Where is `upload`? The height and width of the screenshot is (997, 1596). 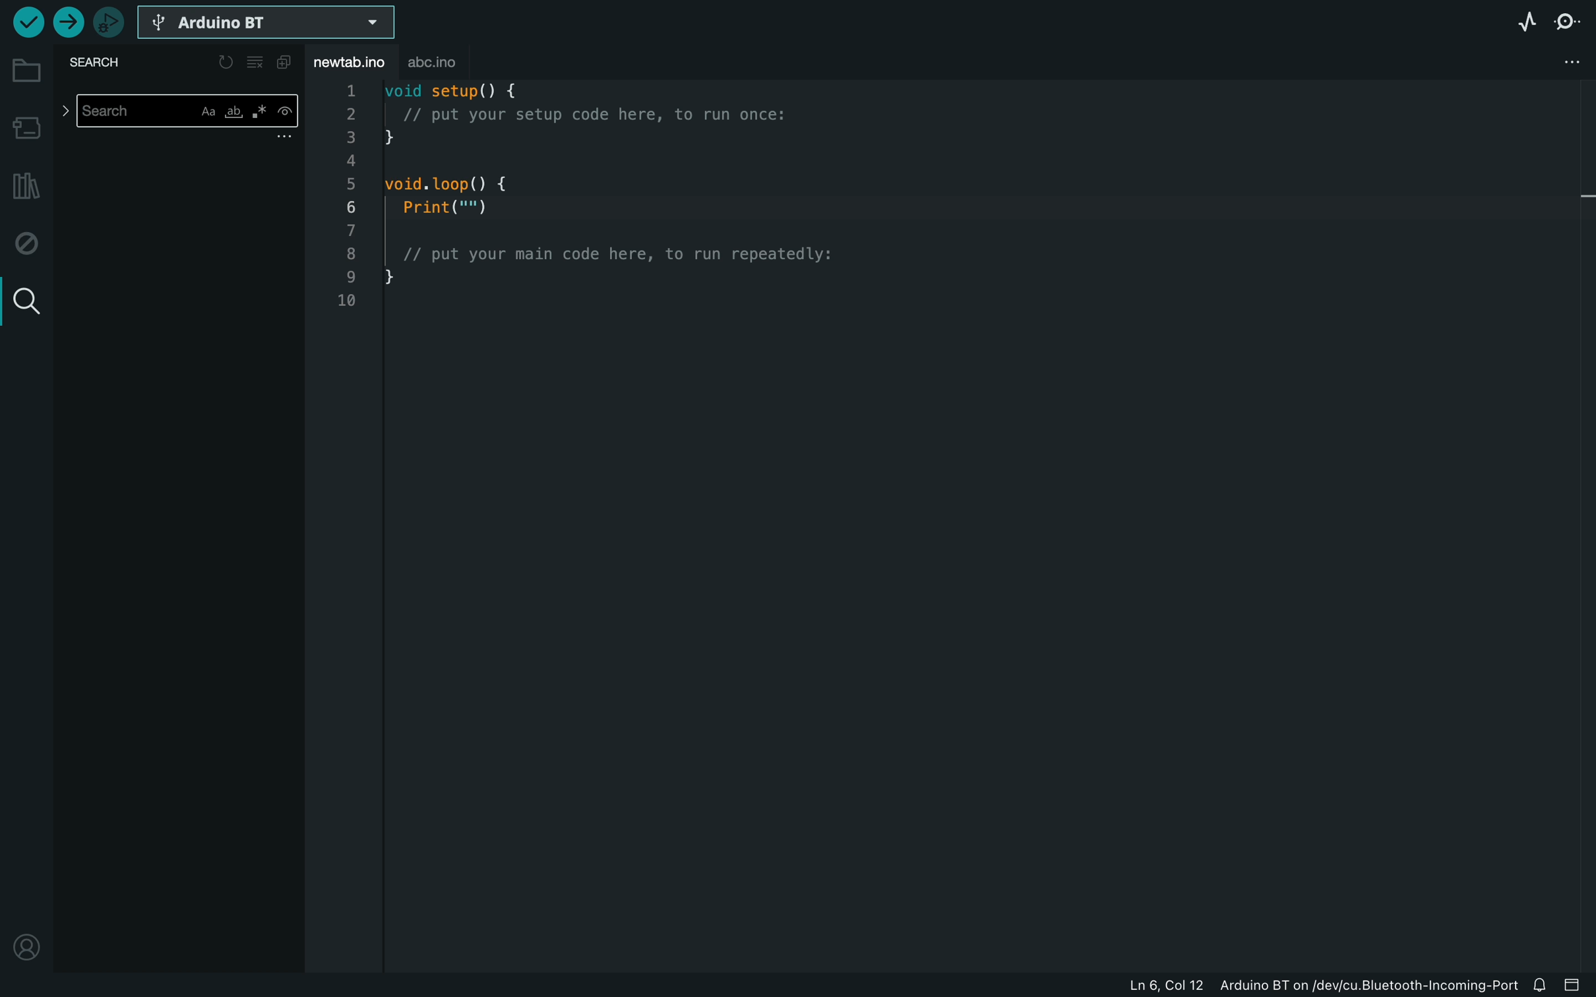
upload is located at coordinates (70, 22).